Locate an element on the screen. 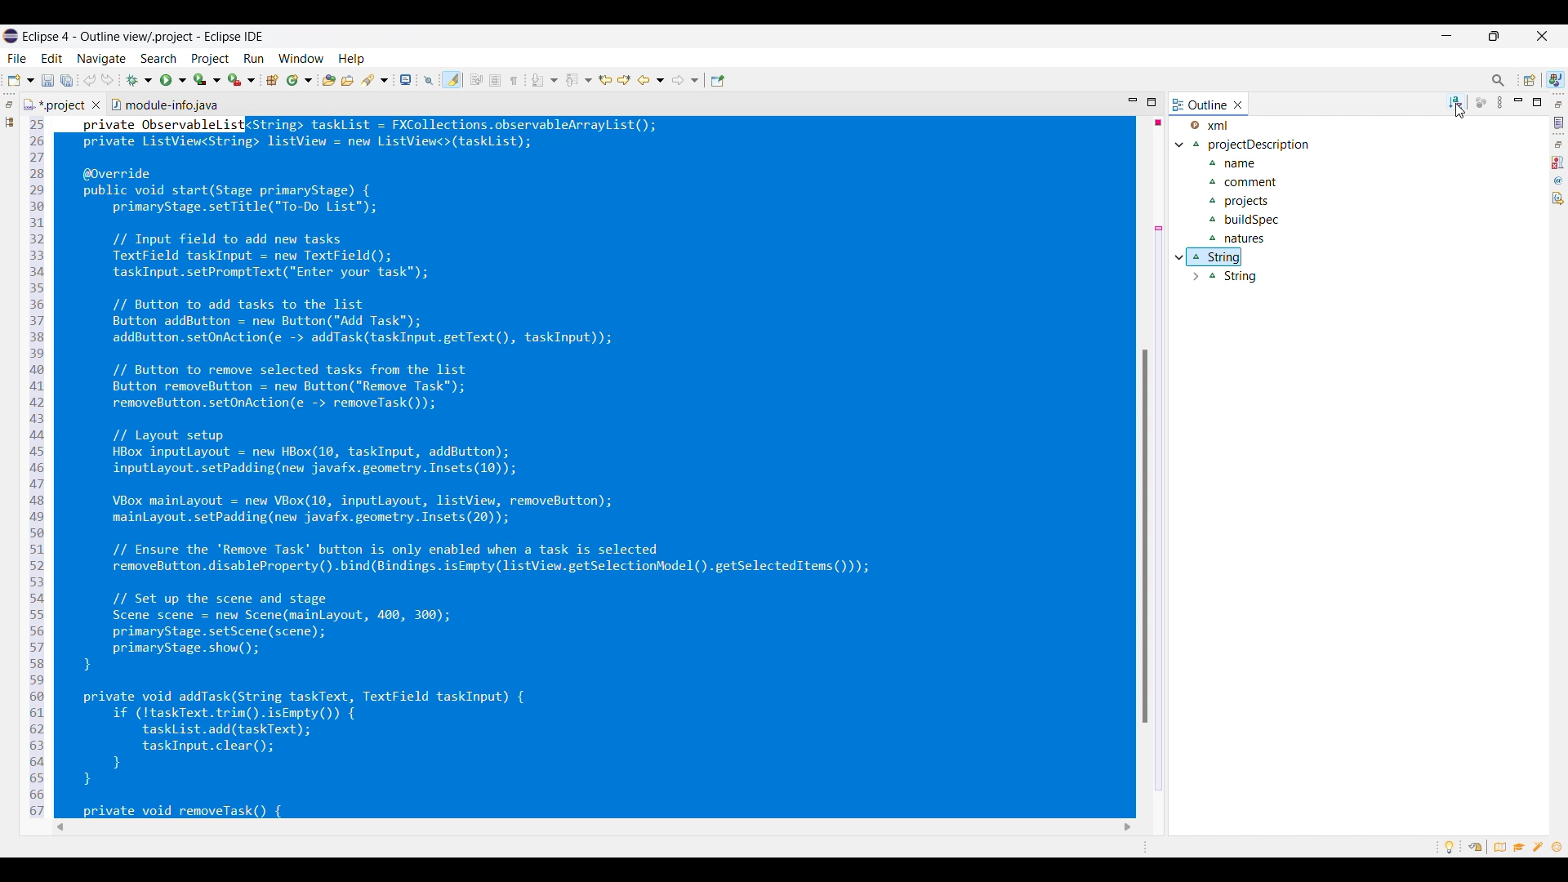  Window menu is located at coordinates (301, 58).